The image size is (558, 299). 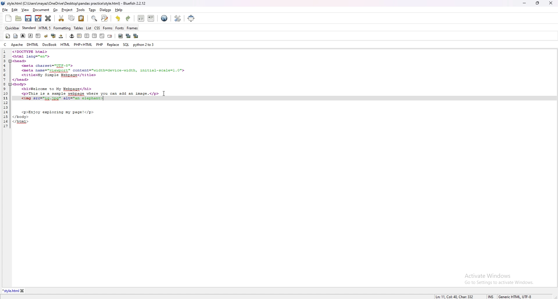 What do you see at coordinates (41, 10) in the screenshot?
I see `document` at bounding box center [41, 10].